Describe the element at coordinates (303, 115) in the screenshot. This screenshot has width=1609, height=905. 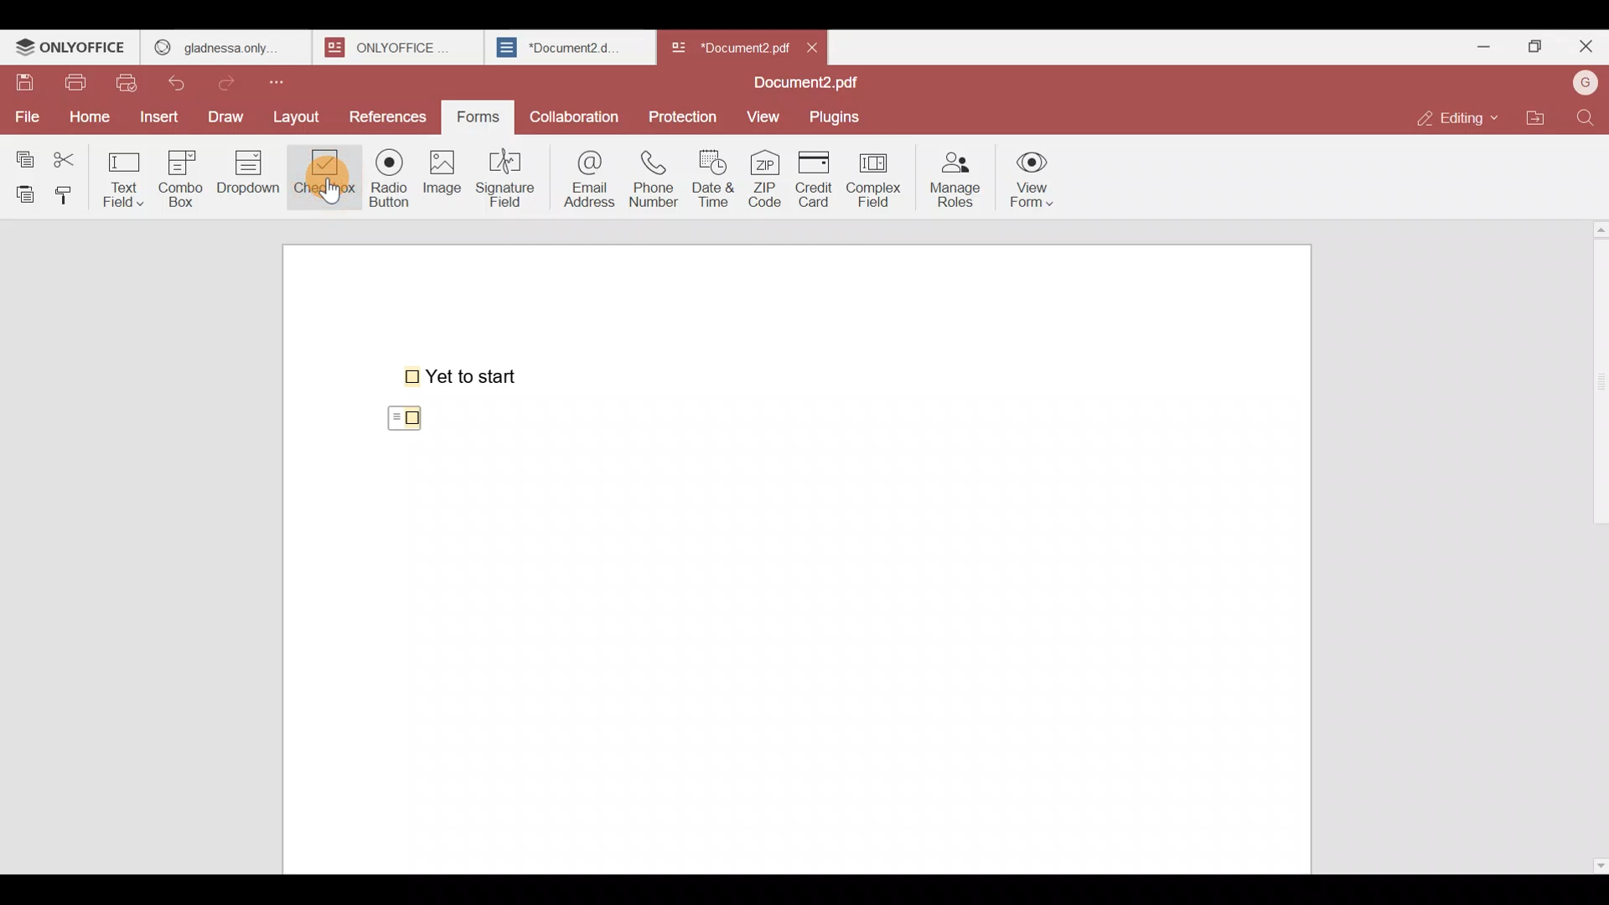
I see `Layout` at that location.